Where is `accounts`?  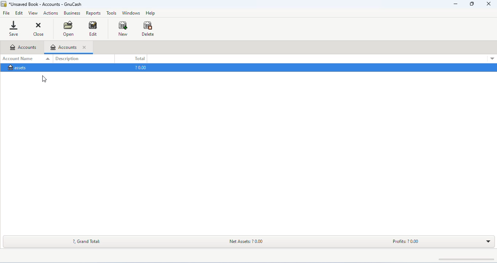
accounts is located at coordinates (21, 48).